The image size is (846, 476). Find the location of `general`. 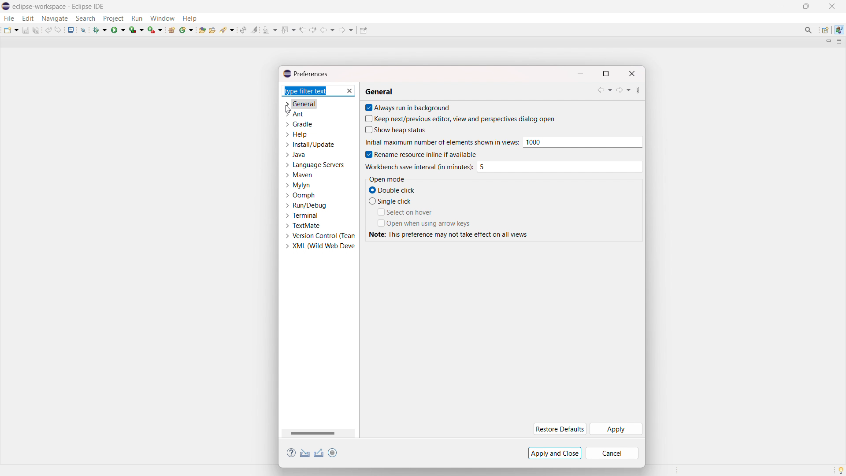

general is located at coordinates (300, 104).